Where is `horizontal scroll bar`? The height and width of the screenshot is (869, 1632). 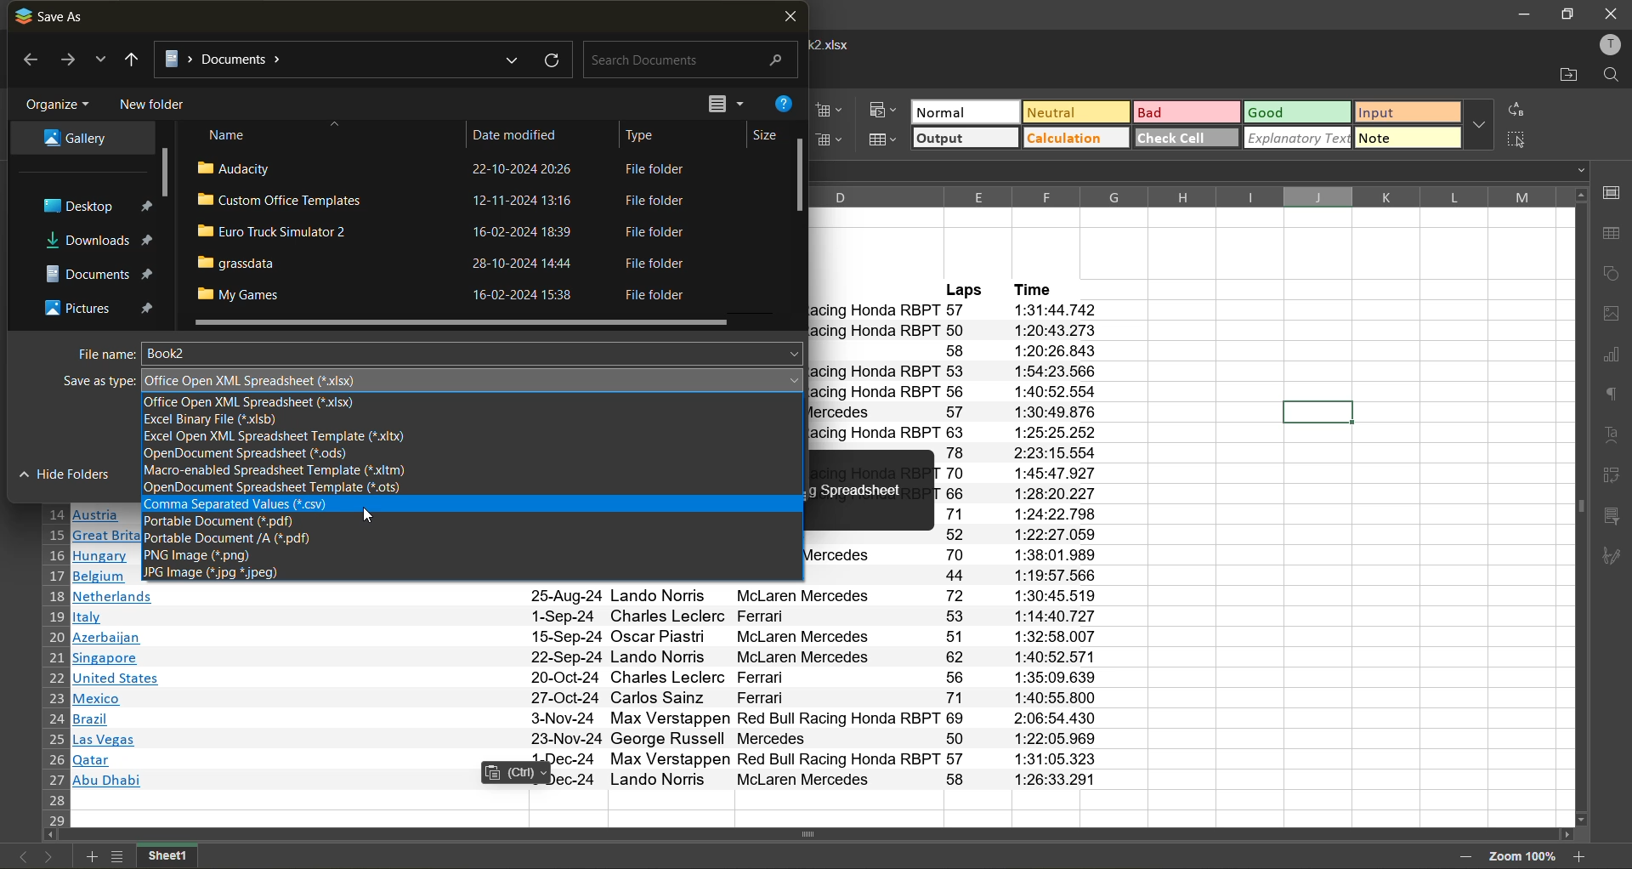 horizontal scroll bar is located at coordinates (461, 323).